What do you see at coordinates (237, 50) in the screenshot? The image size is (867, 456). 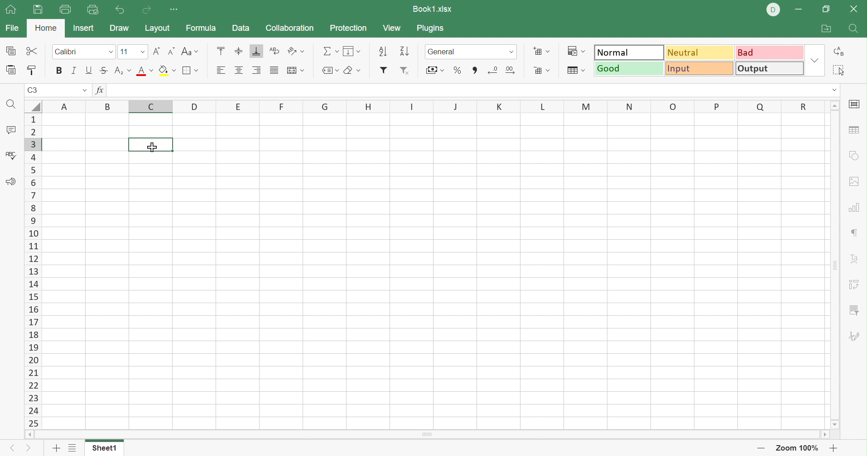 I see `Align middle` at bounding box center [237, 50].